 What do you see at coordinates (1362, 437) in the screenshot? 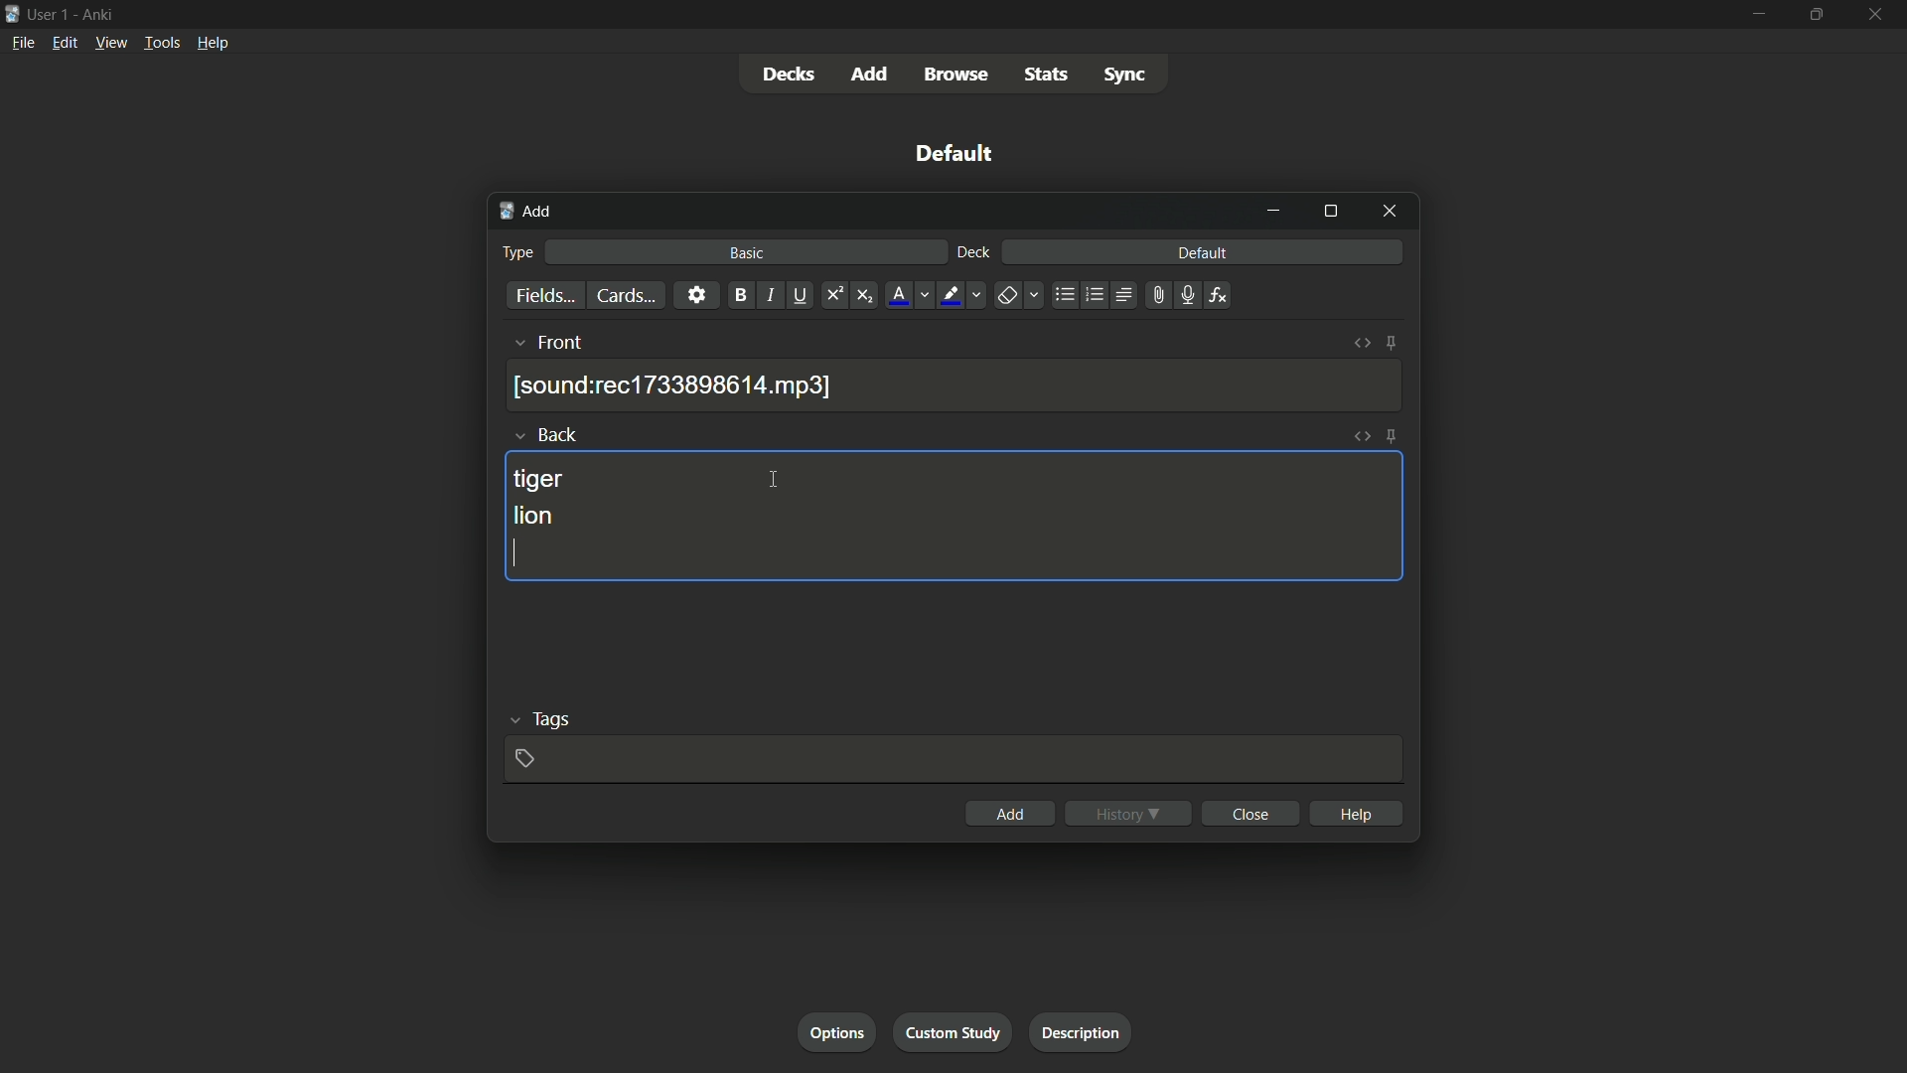
I see `toggle html editor` at bounding box center [1362, 437].